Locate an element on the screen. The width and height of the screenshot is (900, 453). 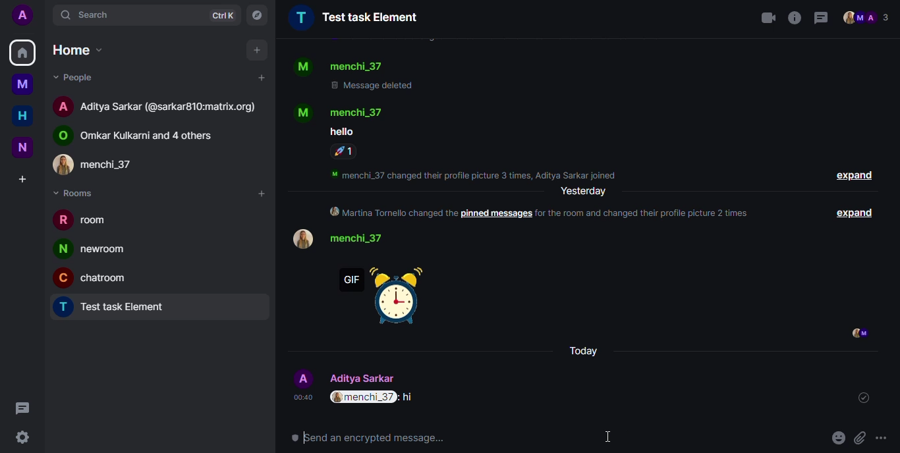
seen is located at coordinates (861, 332).